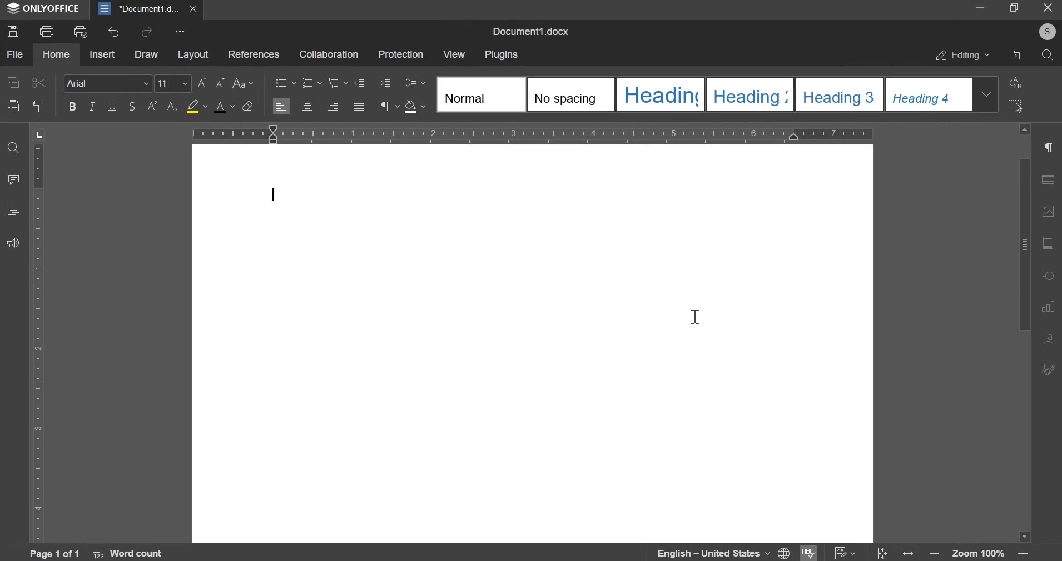 The width and height of the screenshot is (1062, 561). I want to click on full screen, so click(1013, 8).